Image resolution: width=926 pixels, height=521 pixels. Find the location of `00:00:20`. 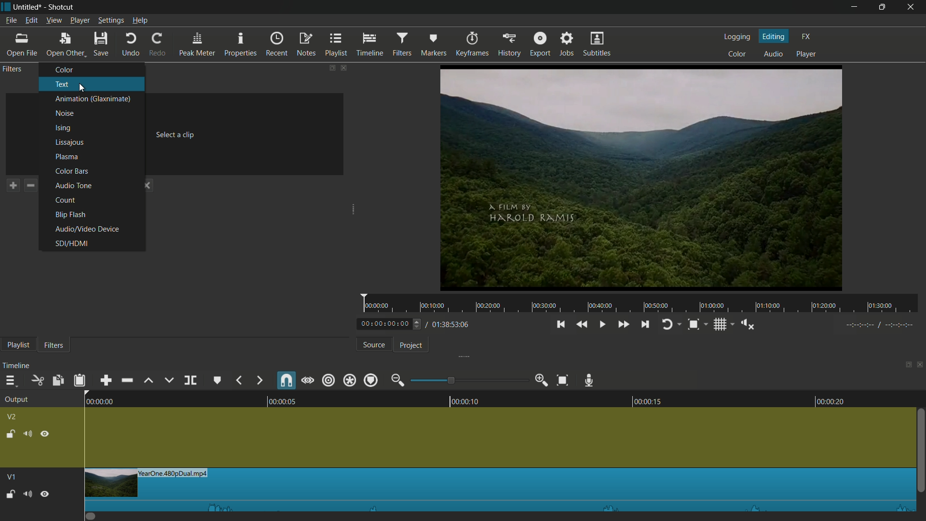

00:00:20 is located at coordinates (835, 401).